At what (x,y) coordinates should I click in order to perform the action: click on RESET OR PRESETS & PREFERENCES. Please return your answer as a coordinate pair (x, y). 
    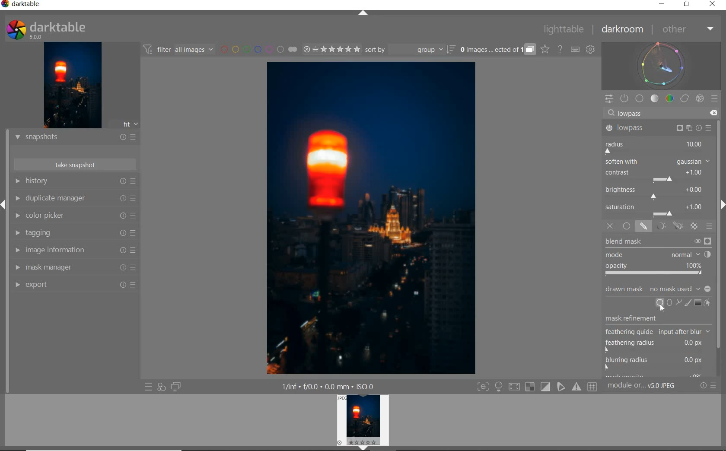
    Looking at the image, I should click on (711, 386).